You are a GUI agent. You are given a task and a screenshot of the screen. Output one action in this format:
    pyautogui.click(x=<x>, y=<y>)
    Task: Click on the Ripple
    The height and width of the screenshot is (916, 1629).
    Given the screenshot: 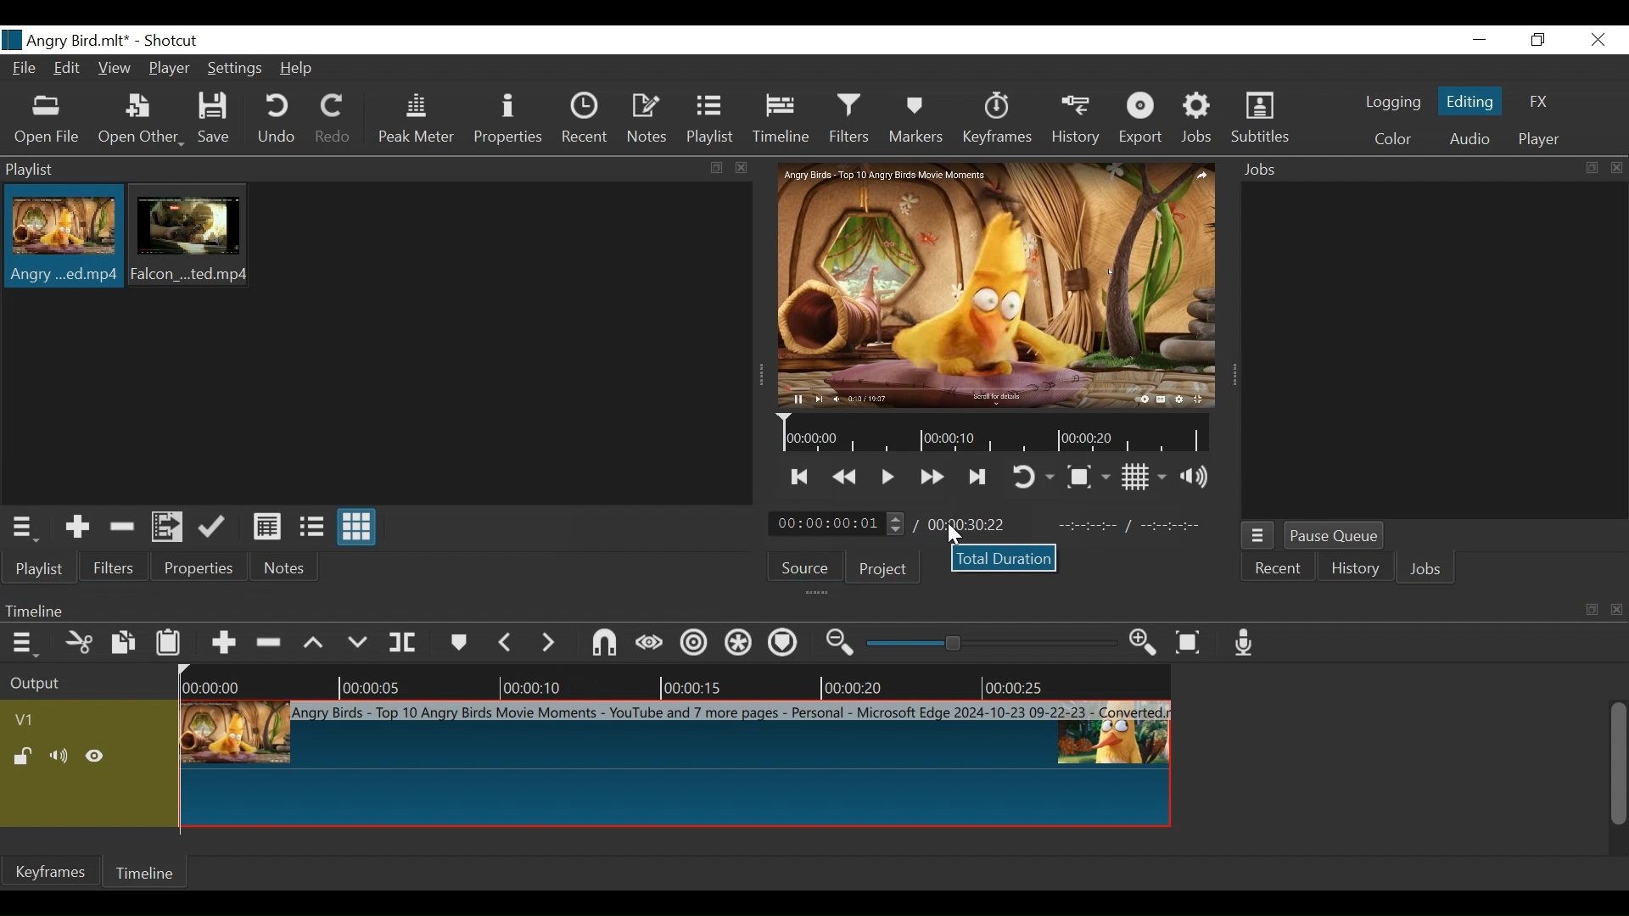 What is the action you would take?
    pyautogui.click(x=694, y=644)
    